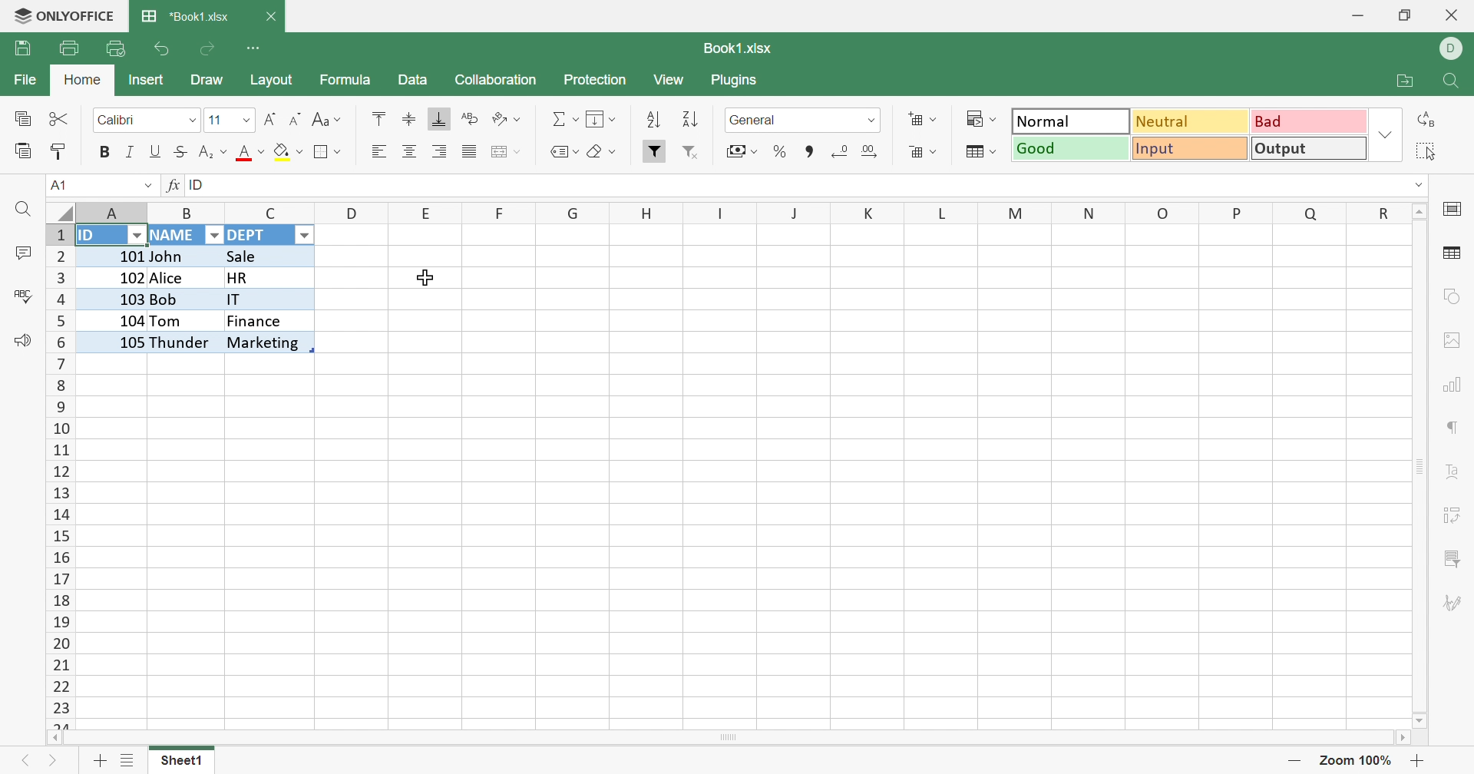  I want to click on NAME, so click(174, 237).